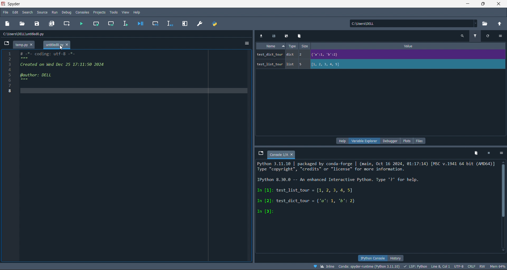 Image resolution: width=507 pixels, height=270 pixels. What do you see at coordinates (420, 141) in the screenshot?
I see `files pane` at bounding box center [420, 141].